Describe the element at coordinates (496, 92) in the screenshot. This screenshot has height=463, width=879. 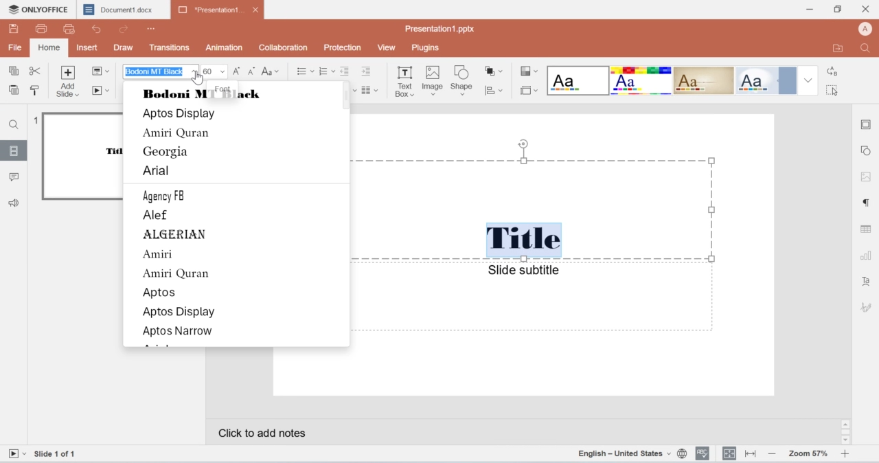
I see `graphs` at that location.